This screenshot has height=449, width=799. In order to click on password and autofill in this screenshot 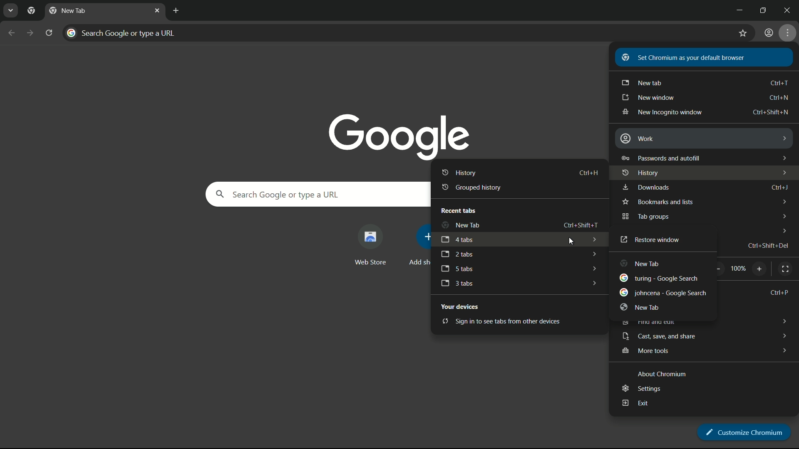, I will do `click(661, 158)`.